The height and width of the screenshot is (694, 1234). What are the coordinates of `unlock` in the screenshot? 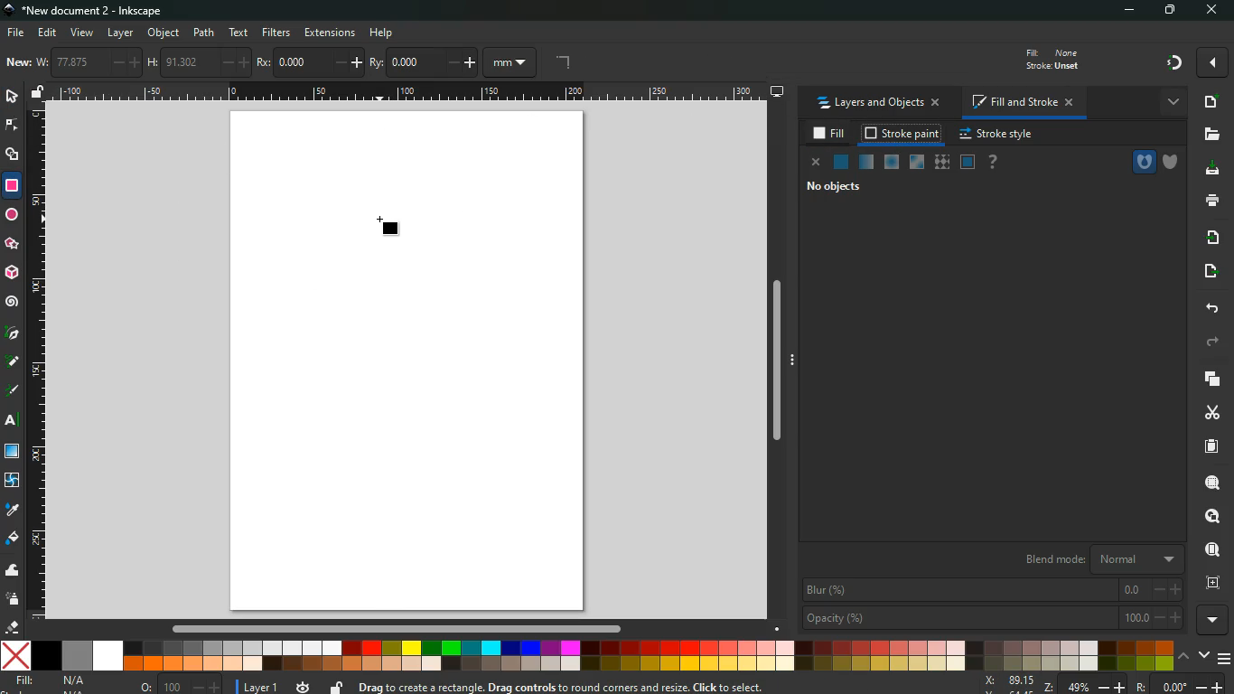 It's located at (41, 94).